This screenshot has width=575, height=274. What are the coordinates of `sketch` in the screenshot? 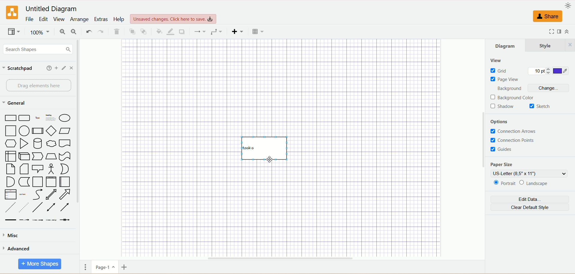 It's located at (539, 106).